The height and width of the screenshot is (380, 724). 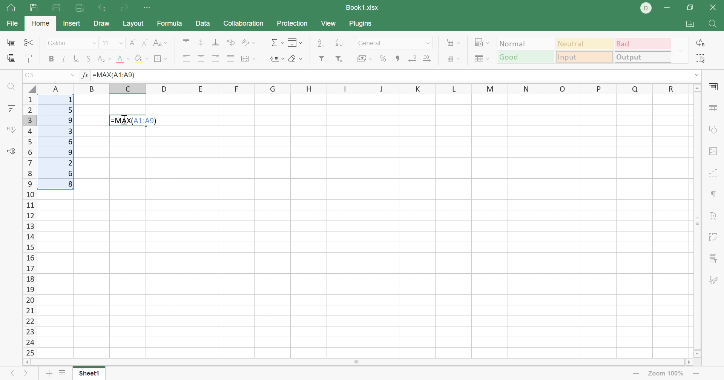 I want to click on Fill color, so click(x=141, y=58).